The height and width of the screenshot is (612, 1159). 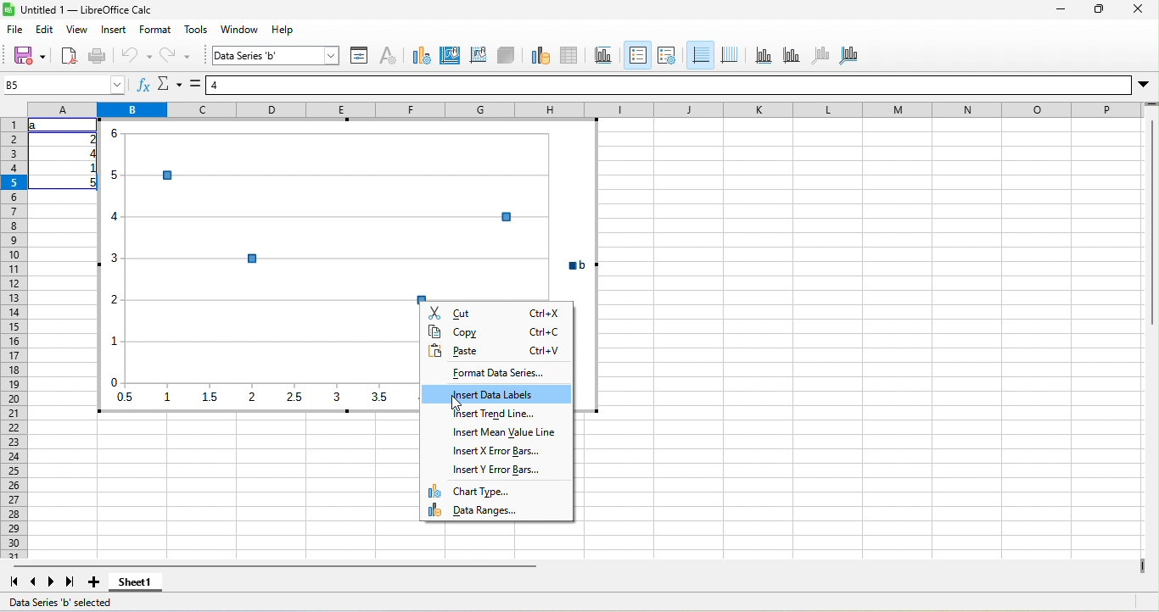 What do you see at coordinates (136, 581) in the screenshot?
I see `sheet1` at bounding box center [136, 581].